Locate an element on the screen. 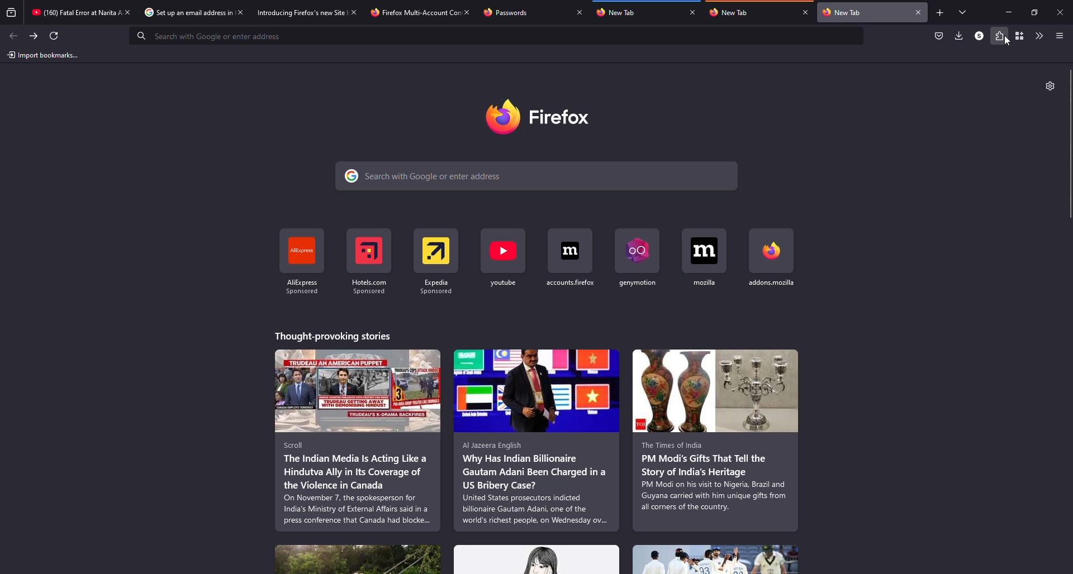  tab is located at coordinates (67, 12).